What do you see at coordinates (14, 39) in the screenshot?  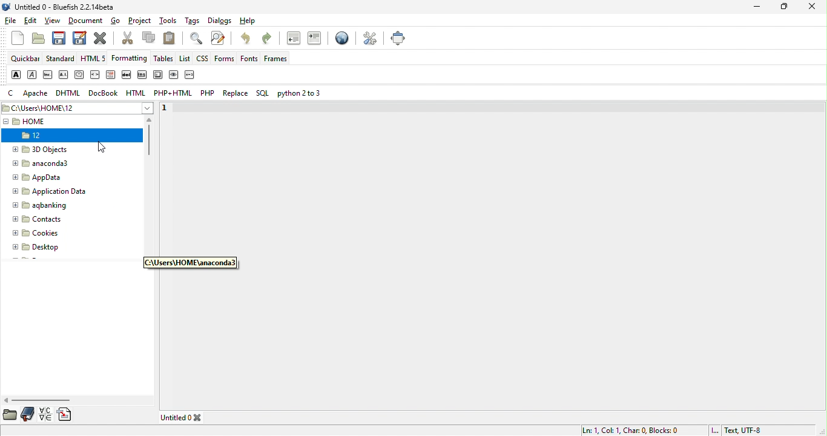 I see `new` at bounding box center [14, 39].